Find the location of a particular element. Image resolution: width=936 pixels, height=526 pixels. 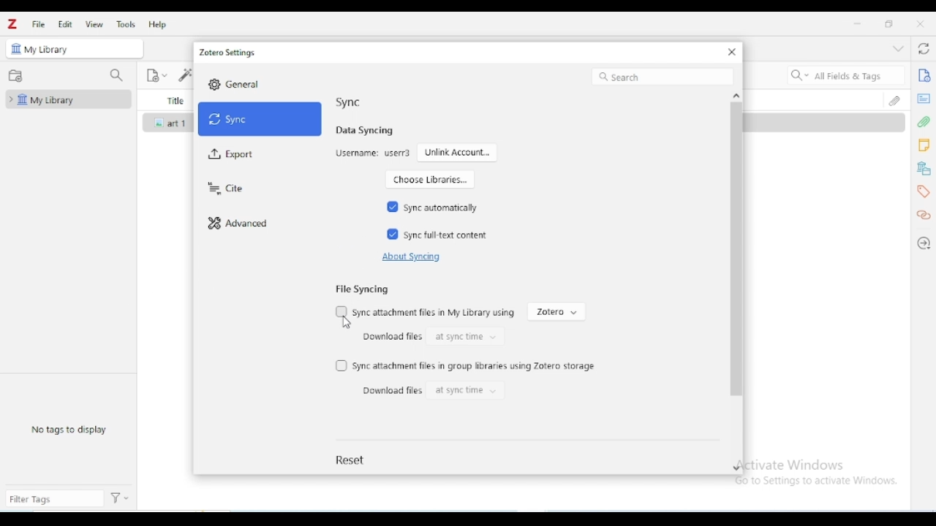

sync automatically is located at coordinates (440, 207).